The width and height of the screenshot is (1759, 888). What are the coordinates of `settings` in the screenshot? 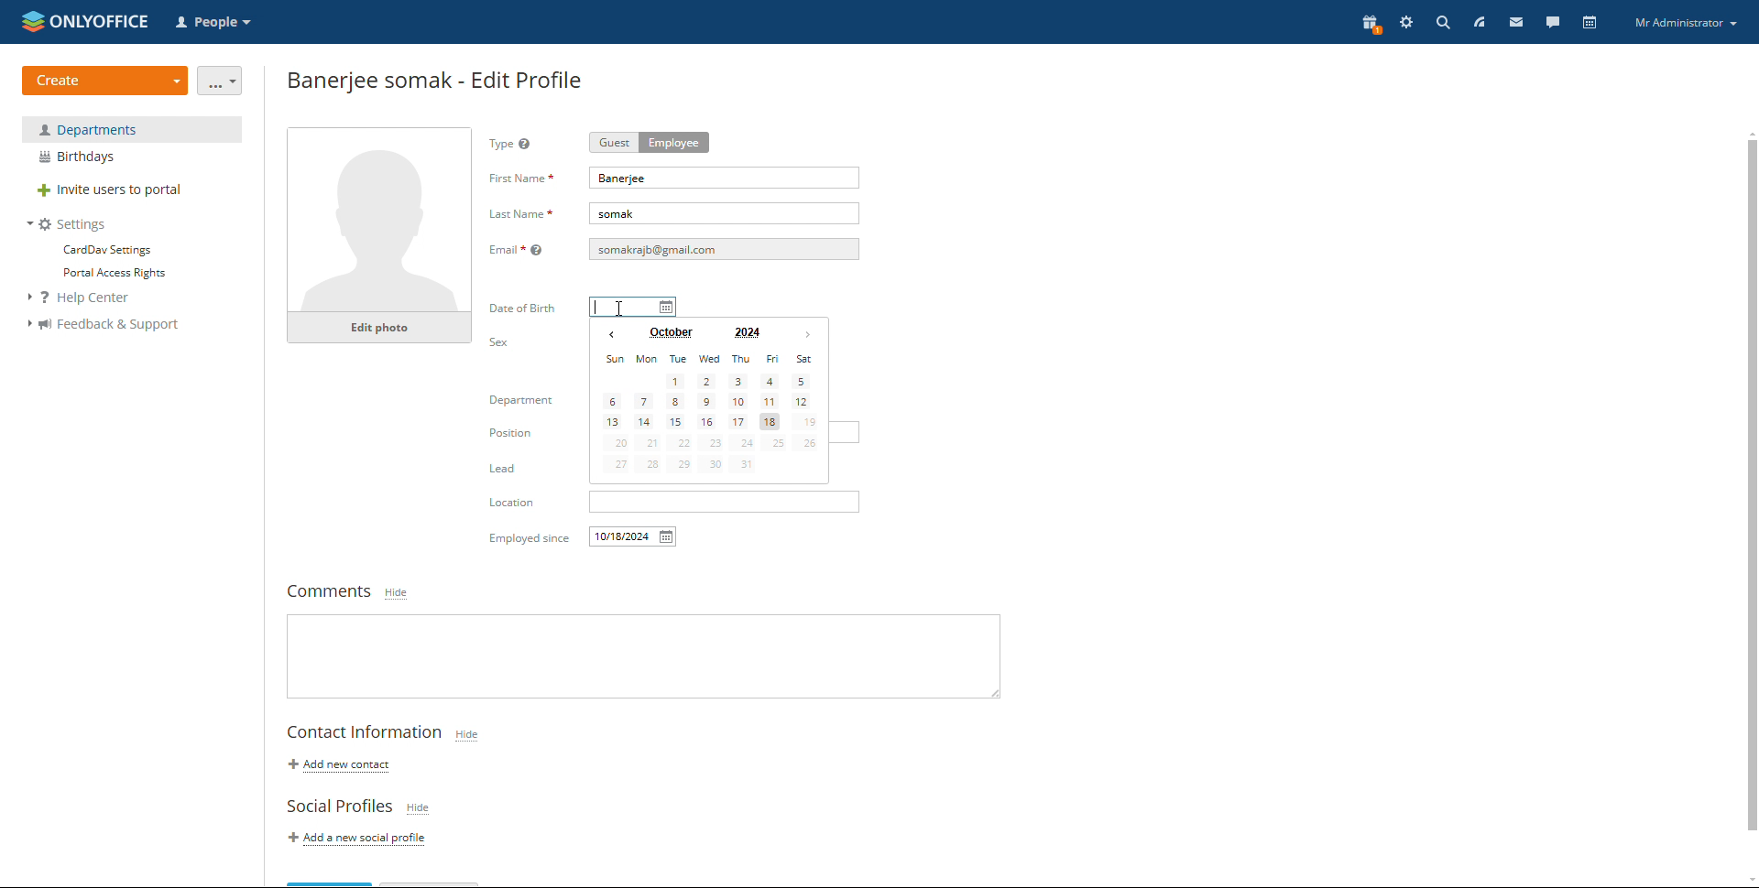 It's located at (68, 224).